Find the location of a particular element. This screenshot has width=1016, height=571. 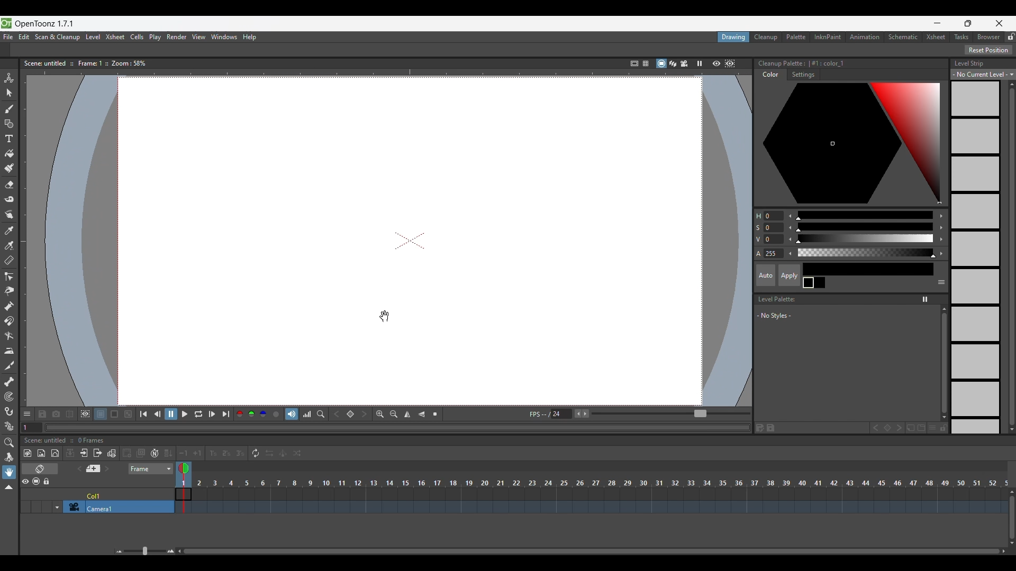

Horizontal slide bar is located at coordinates (591, 551).